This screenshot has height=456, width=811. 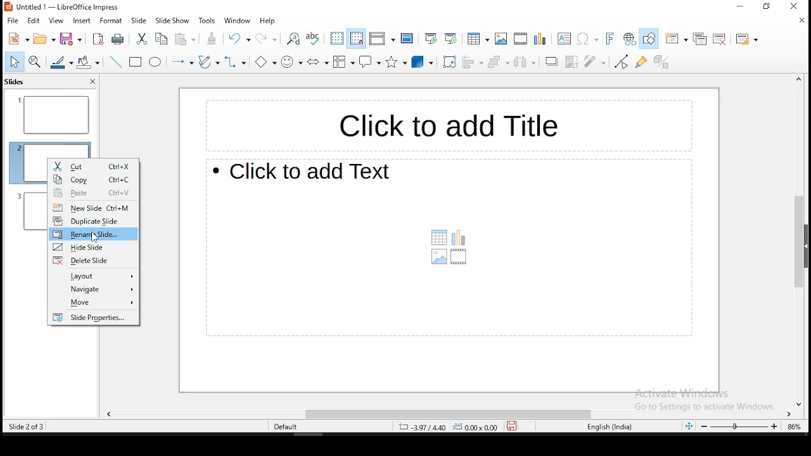 What do you see at coordinates (592, 60) in the screenshot?
I see `filter` at bounding box center [592, 60].